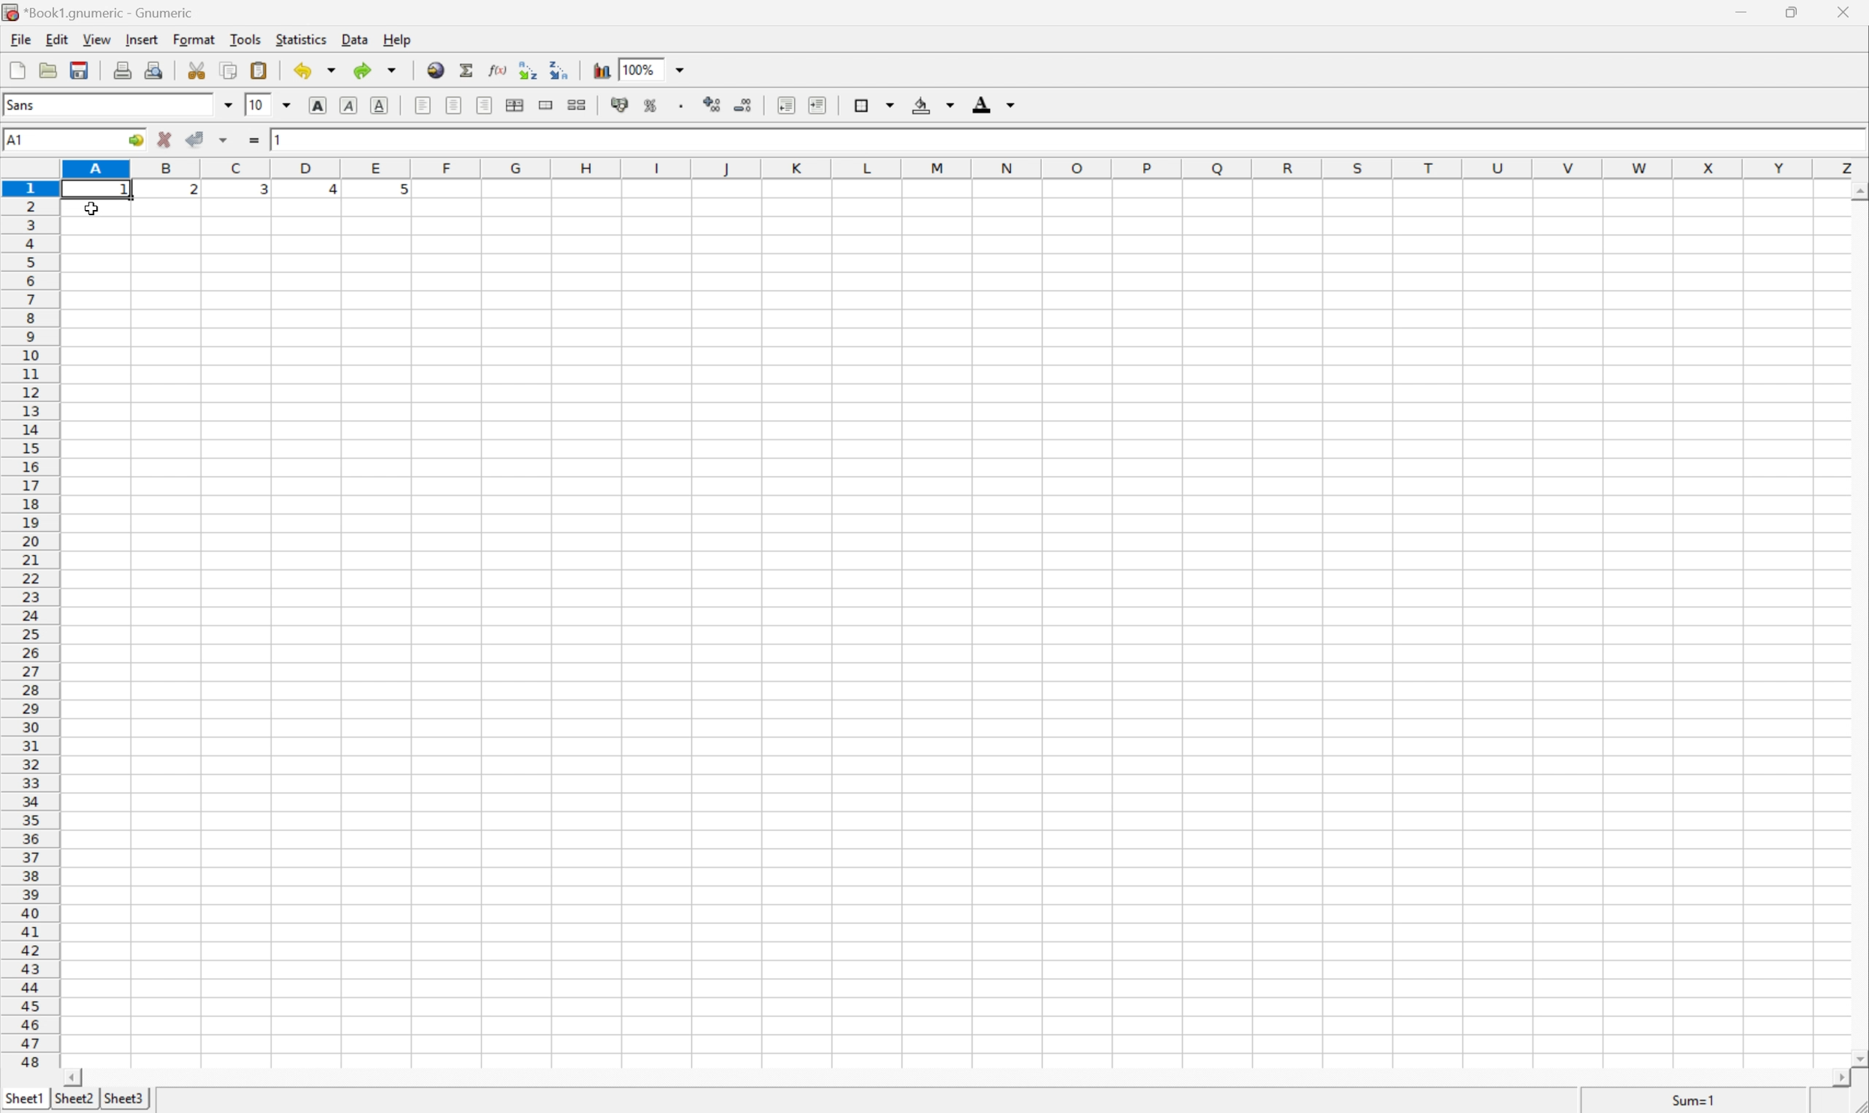 This screenshot has height=1113, width=1869. Describe the element at coordinates (321, 104) in the screenshot. I see `bold` at that location.